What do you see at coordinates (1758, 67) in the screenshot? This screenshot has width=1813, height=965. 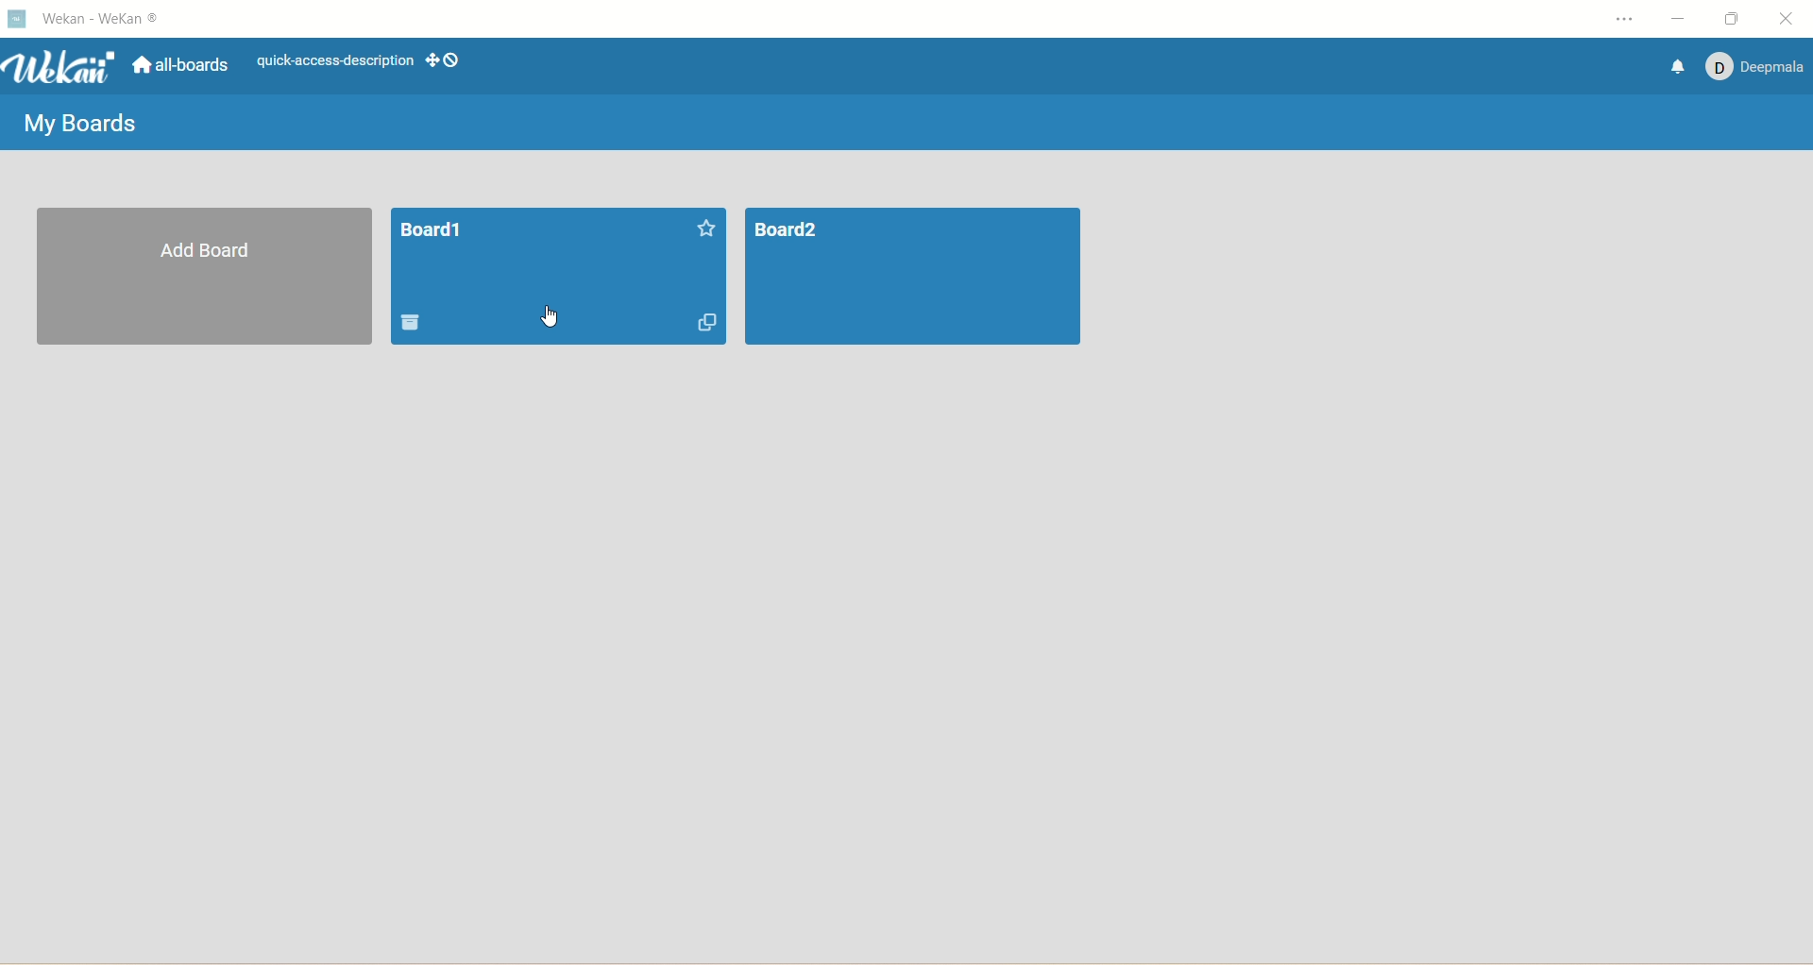 I see `account` at bounding box center [1758, 67].